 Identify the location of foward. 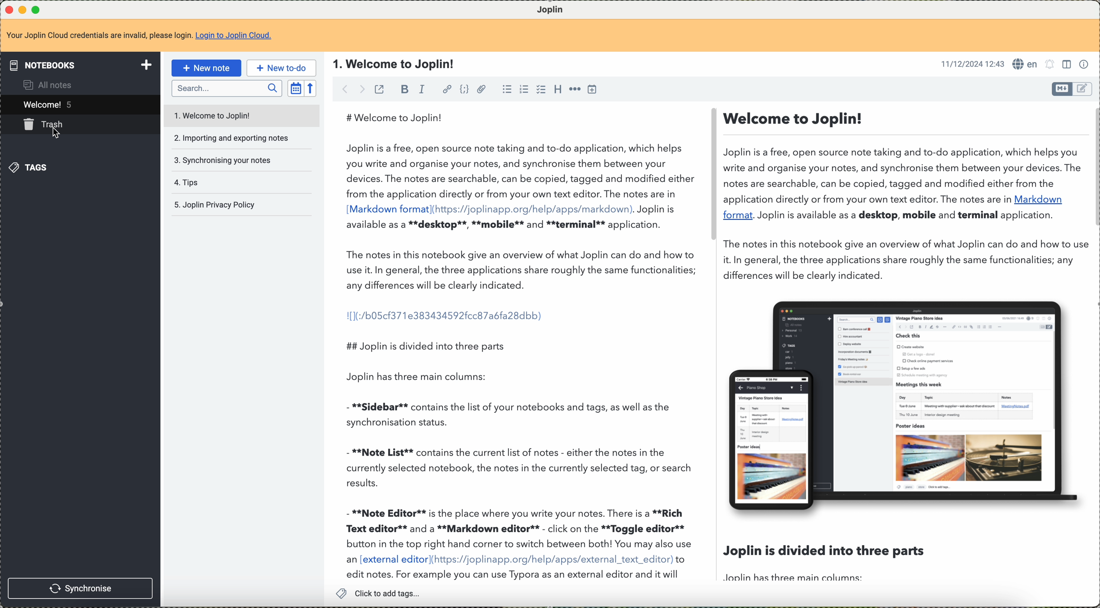
(364, 88).